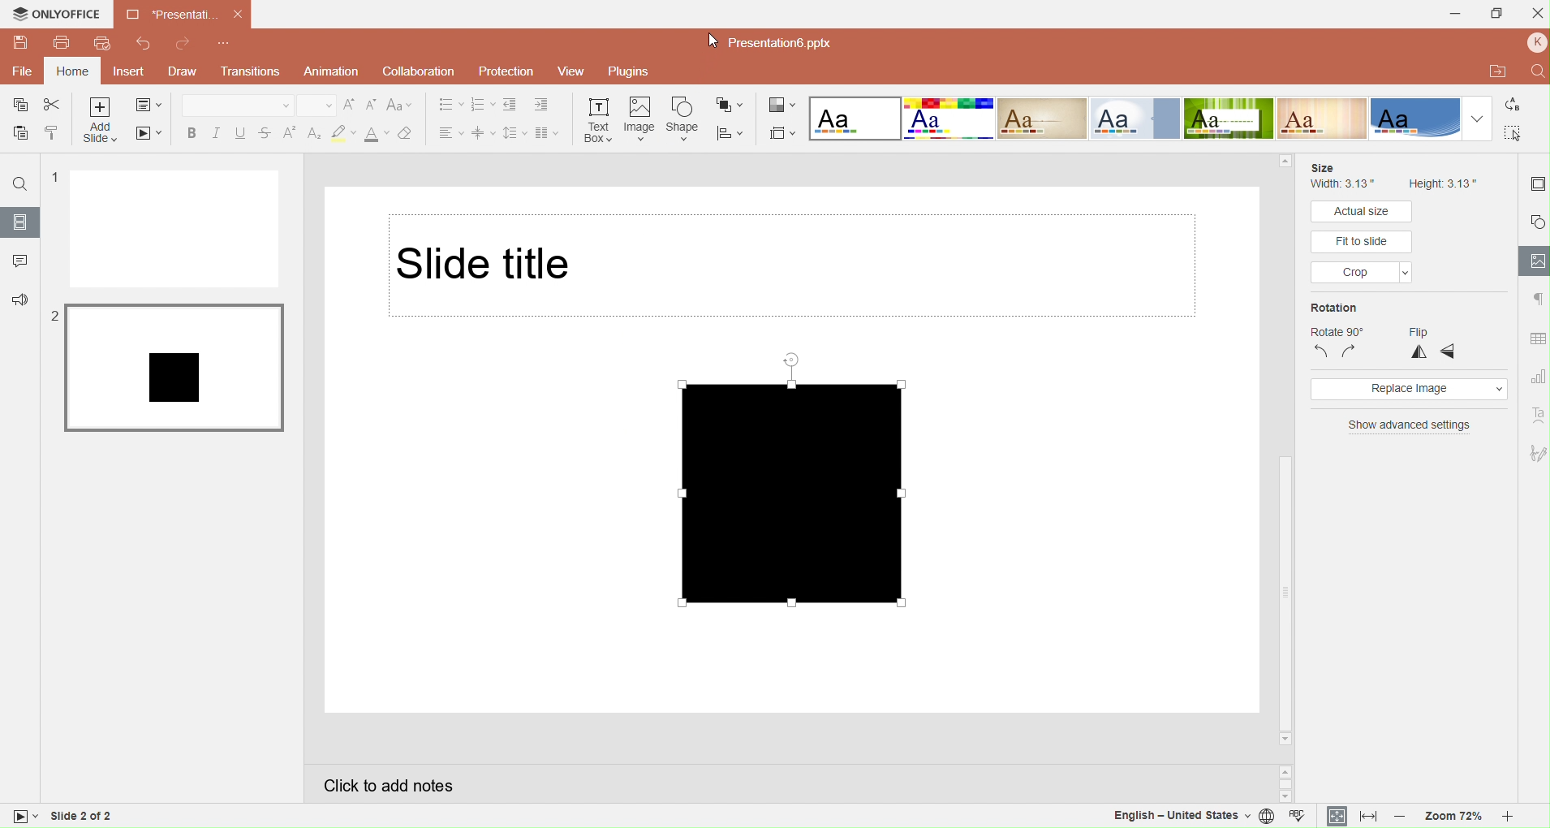 The image size is (1550, 828). I want to click on Scroll buttons, so click(1284, 780).